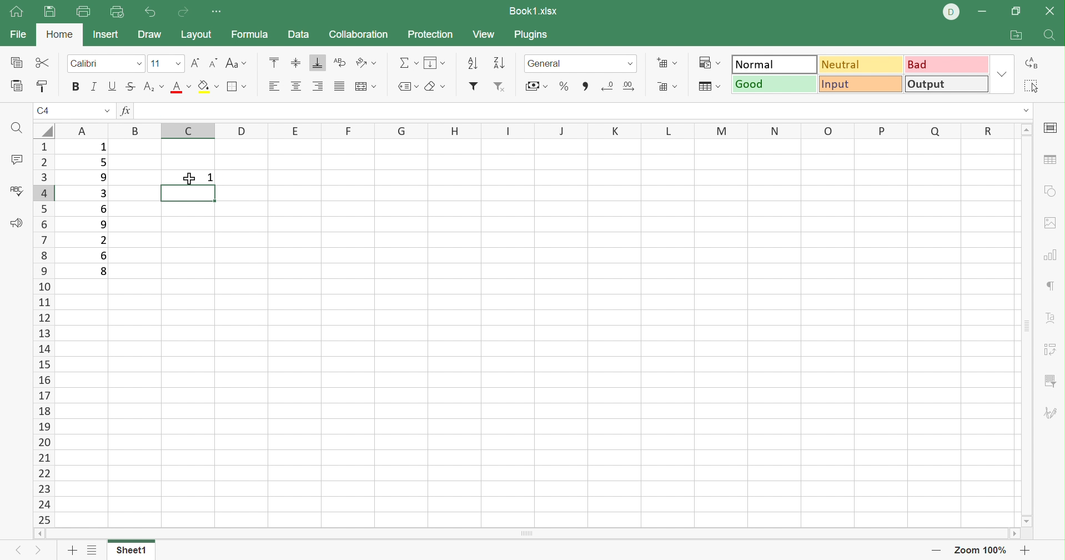 This screenshot has width=1065, height=560. What do you see at coordinates (181, 12) in the screenshot?
I see `Redo` at bounding box center [181, 12].